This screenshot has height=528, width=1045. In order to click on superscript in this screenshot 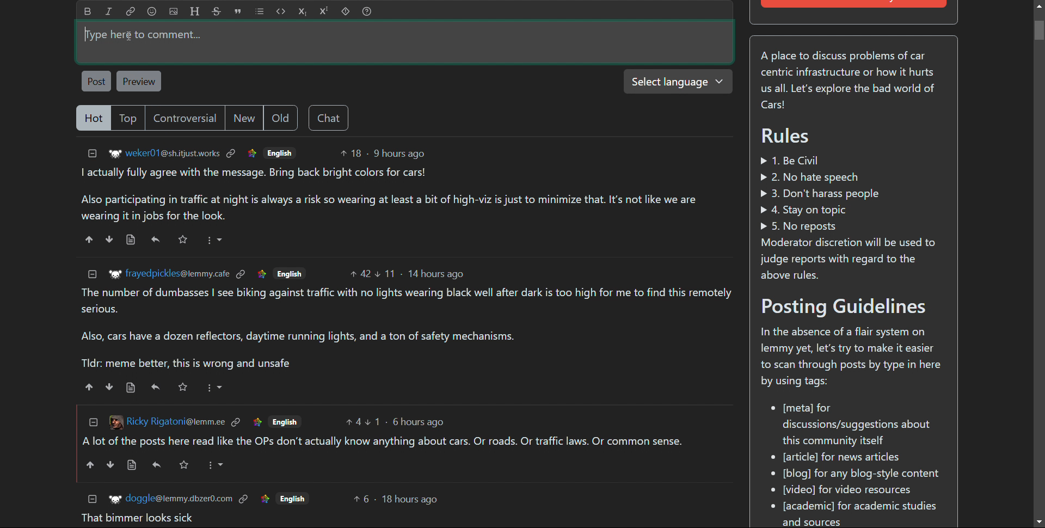, I will do `click(324, 11)`.